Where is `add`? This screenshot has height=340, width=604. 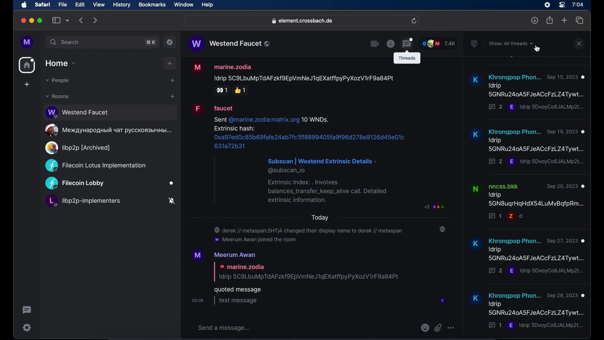 add is located at coordinates (170, 64).